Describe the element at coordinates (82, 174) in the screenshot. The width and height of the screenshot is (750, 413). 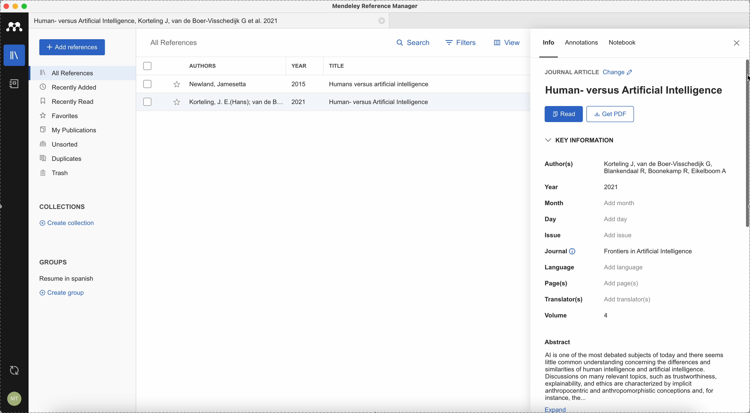
I see `trash` at that location.